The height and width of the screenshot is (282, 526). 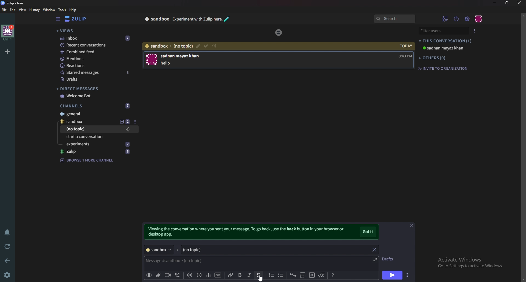 I want to click on Bullet list, so click(x=282, y=275).